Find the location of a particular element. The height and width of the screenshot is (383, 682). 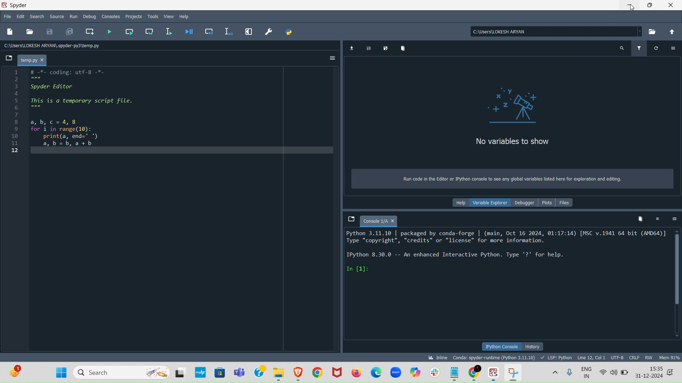

Variable explorer is located at coordinates (488, 202).